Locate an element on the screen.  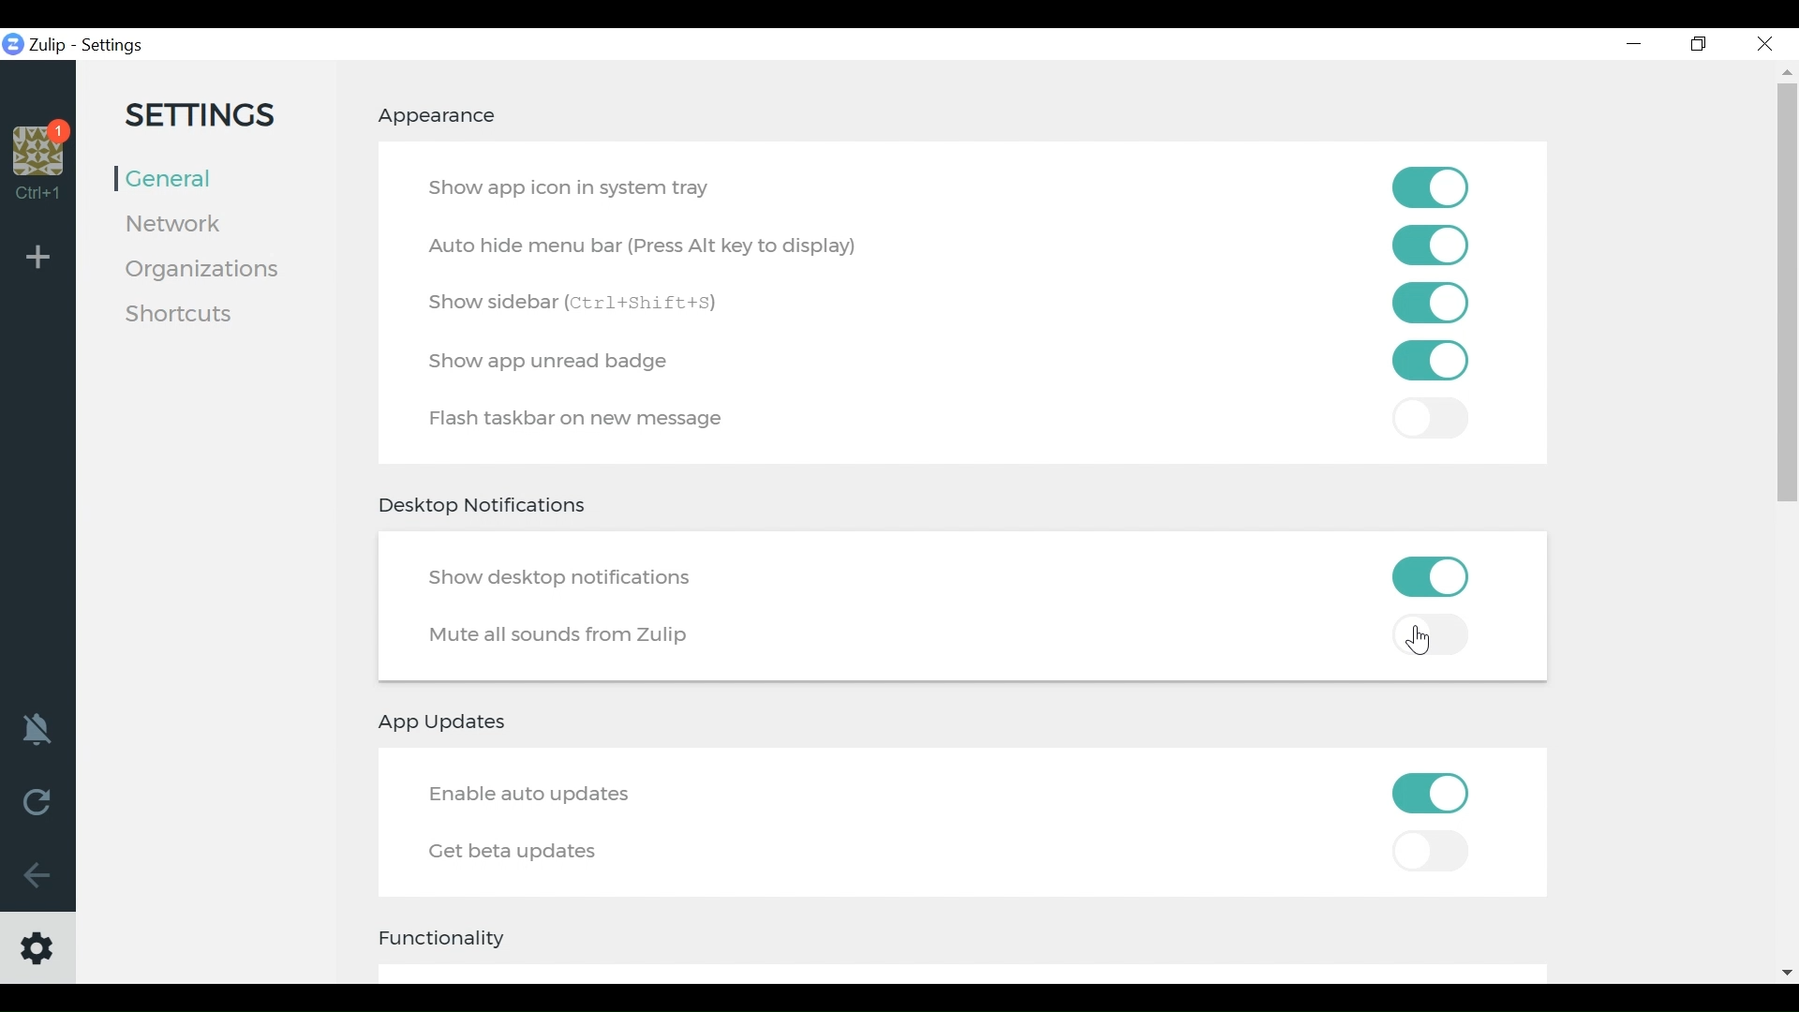
Close is located at coordinates (1763, 45).